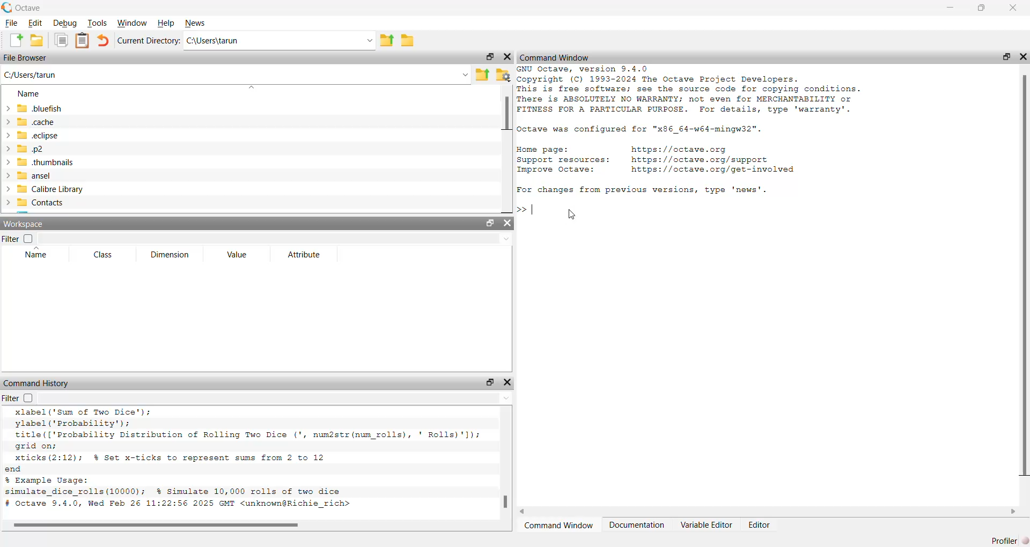 This screenshot has width=1030, height=547. I want to click on .thubnails, so click(39, 162).